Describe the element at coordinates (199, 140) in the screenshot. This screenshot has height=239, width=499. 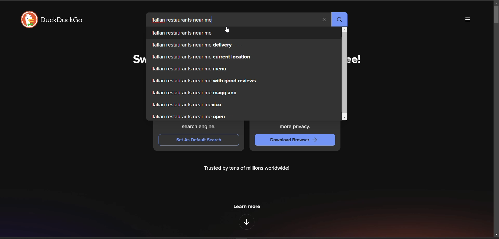
I see `Set As Default Search` at that location.